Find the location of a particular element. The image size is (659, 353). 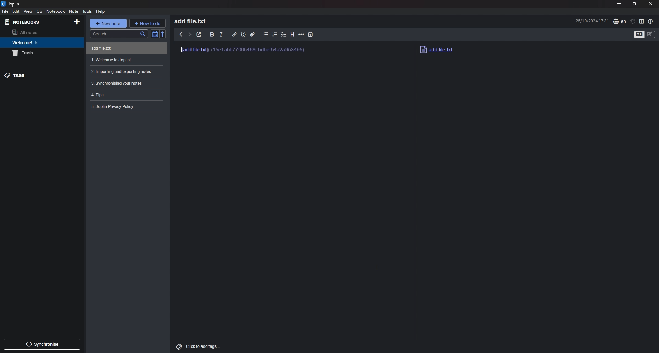

numbered list is located at coordinates (275, 34).